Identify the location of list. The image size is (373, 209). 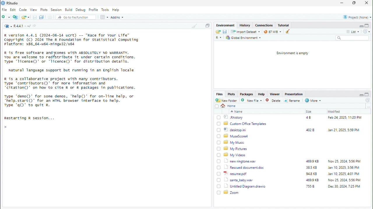
(356, 31).